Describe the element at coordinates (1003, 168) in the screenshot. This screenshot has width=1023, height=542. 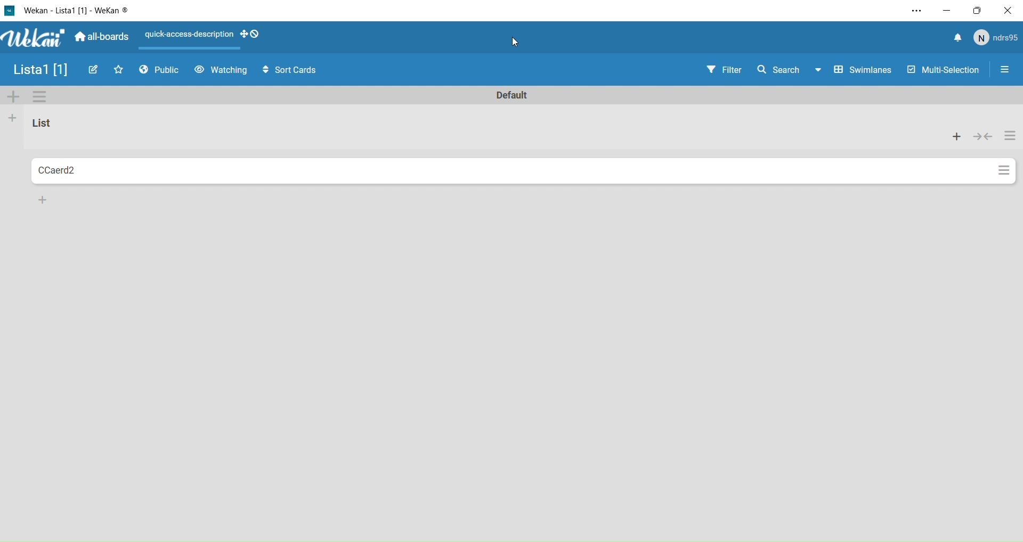
I see `Settings` at that location.